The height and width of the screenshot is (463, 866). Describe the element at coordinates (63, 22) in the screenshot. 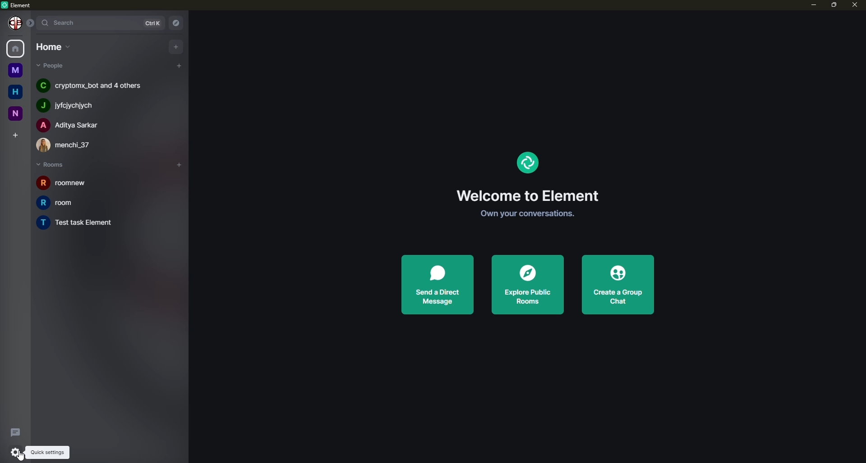

I see `search` at that location.